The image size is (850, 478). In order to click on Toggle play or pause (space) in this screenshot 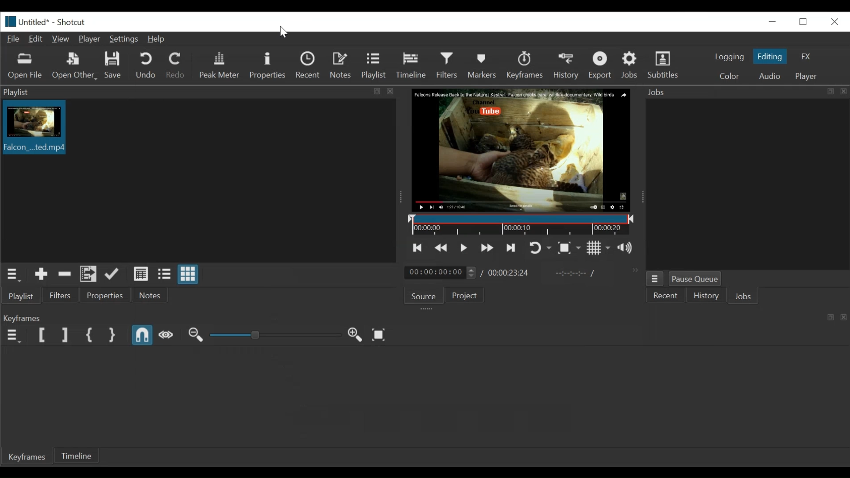, I will do `click(464, 247)`.